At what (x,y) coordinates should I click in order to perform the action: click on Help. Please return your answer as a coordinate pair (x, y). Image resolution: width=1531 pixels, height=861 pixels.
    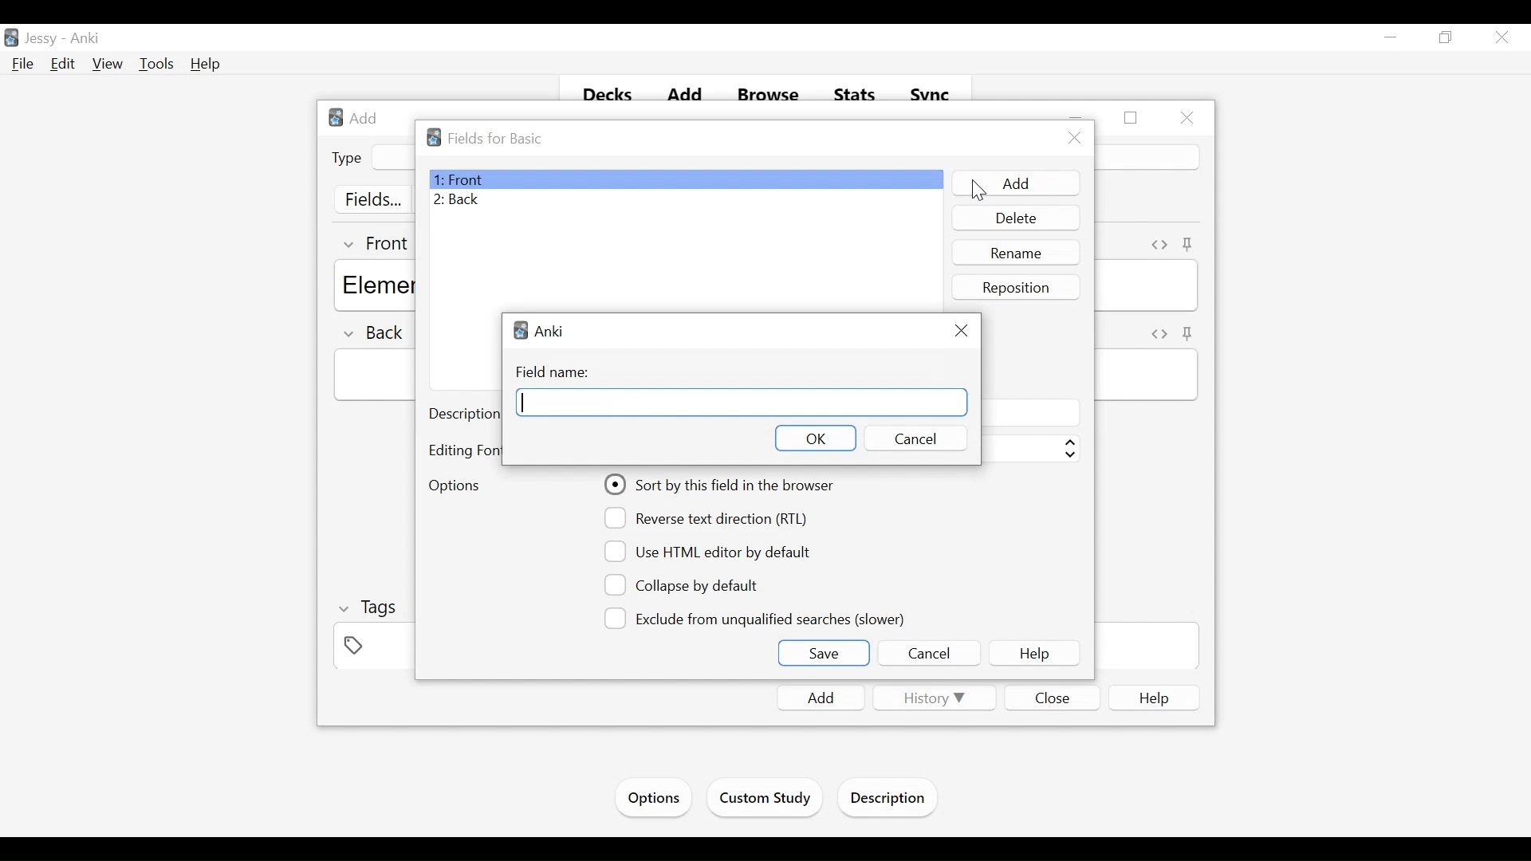
    Looking at the image, I should click on (1034, 654).